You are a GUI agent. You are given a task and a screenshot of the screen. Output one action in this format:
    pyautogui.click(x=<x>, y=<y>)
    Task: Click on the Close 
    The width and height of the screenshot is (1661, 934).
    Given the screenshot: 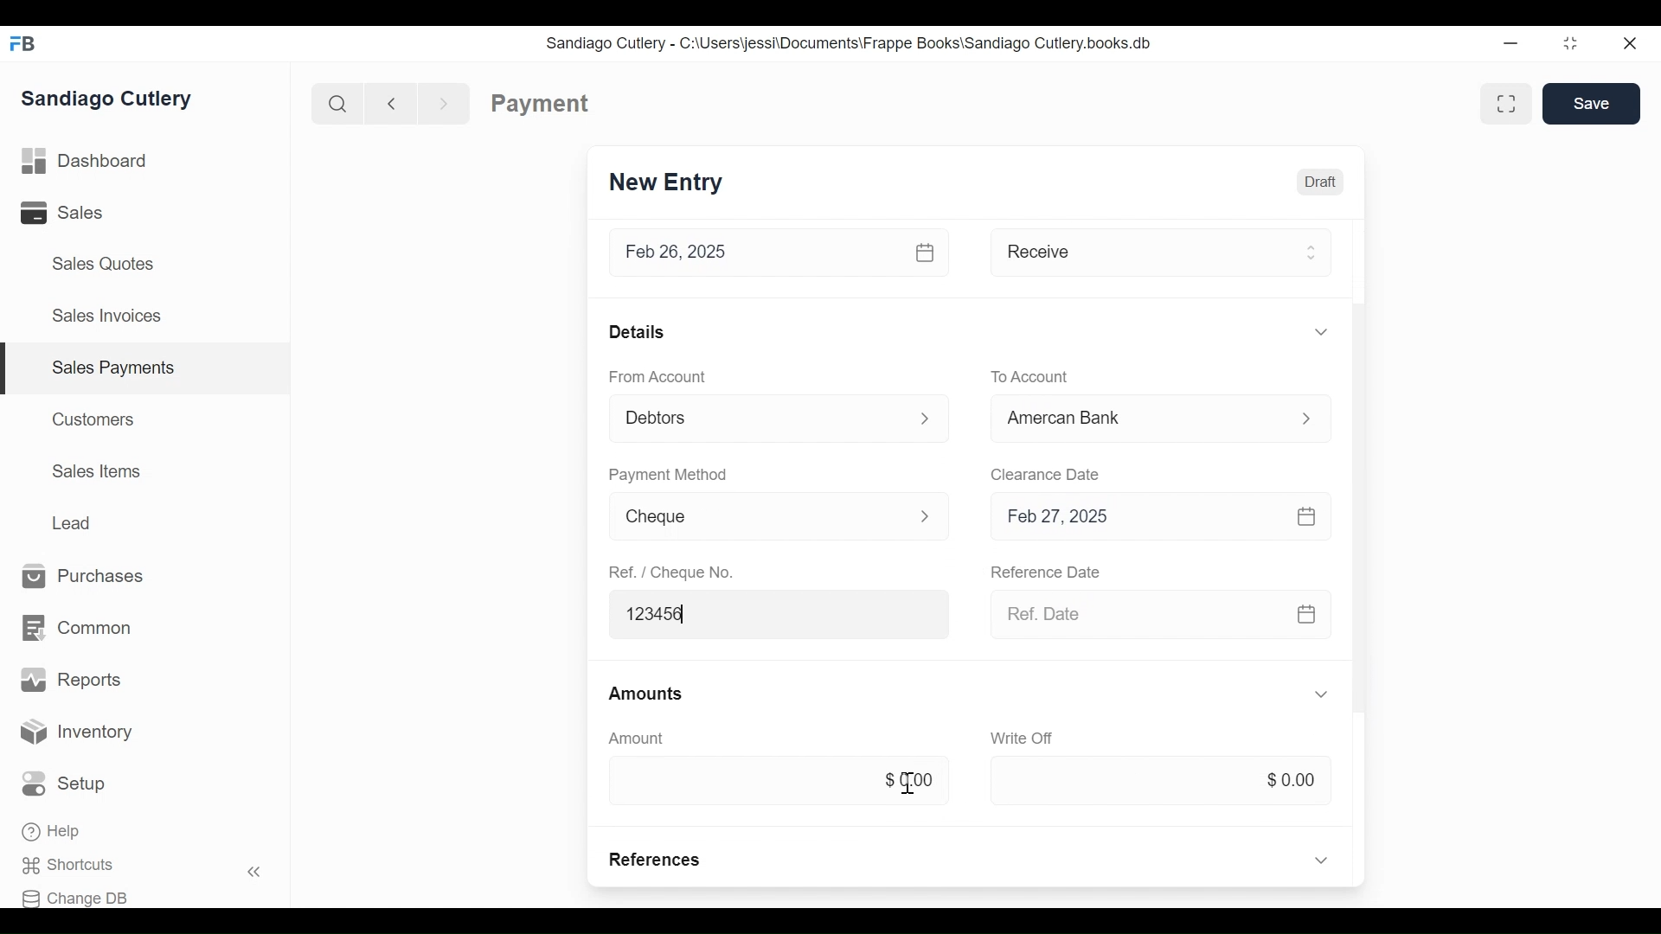 What is the action you would take?
    pyautogui.click(x=1632, y=43)
    